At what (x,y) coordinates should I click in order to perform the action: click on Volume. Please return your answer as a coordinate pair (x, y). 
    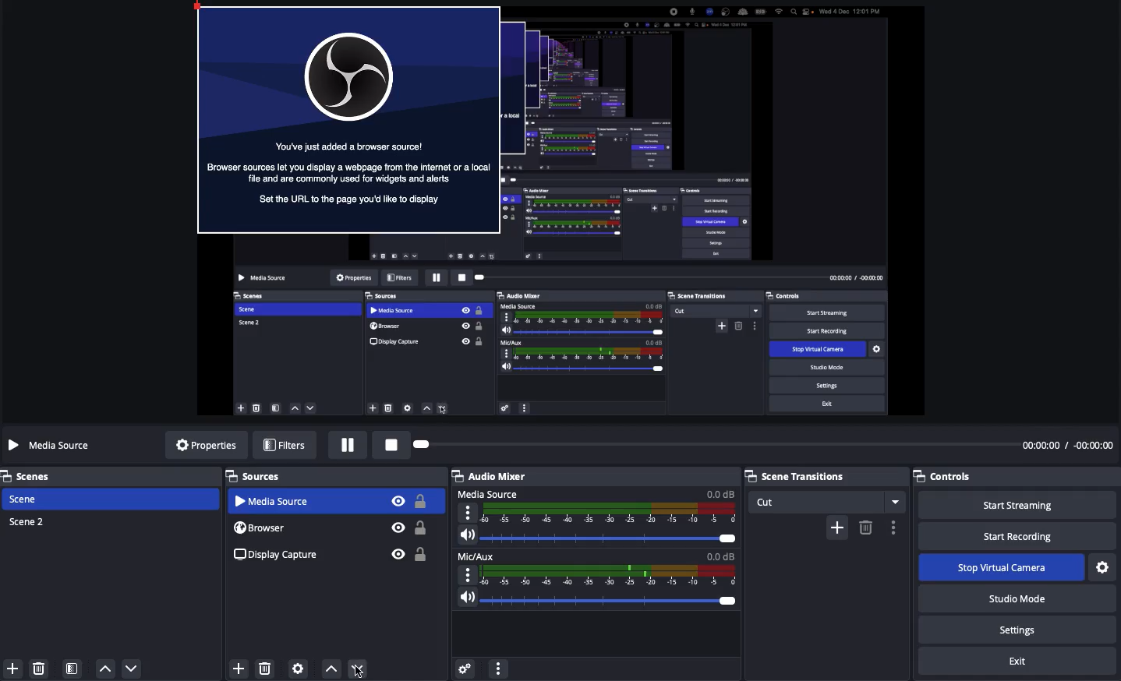
    Looking at the image, I should click on (597, 535).